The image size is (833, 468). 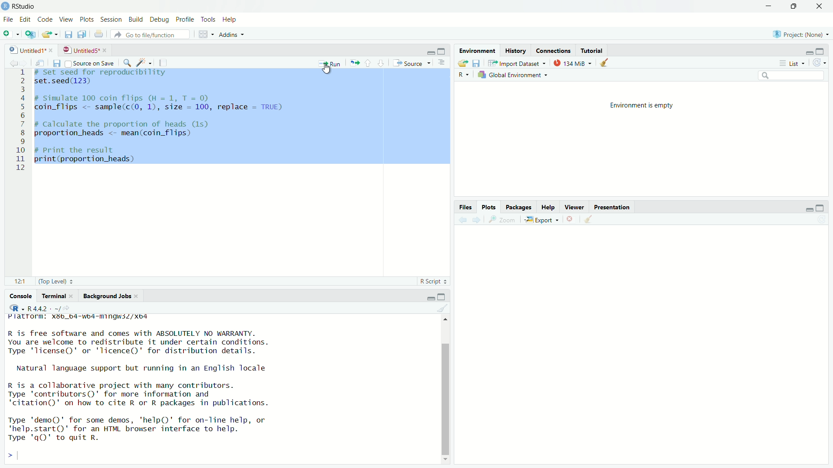 What do you see at coordinates (803, 34) in the screenshot?
I see `project: (none)` at bounding box center [803, 34].